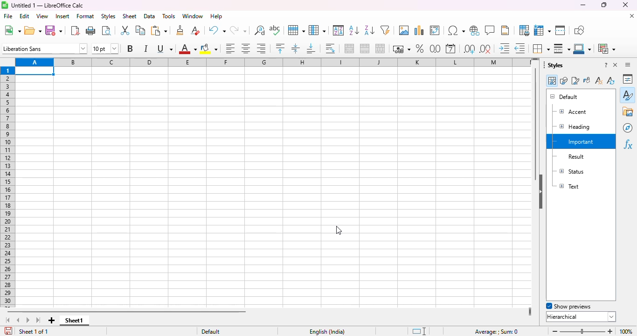 This screenshot has width=637, height=336. I want to click on toggle print preview, so click(106, 30).